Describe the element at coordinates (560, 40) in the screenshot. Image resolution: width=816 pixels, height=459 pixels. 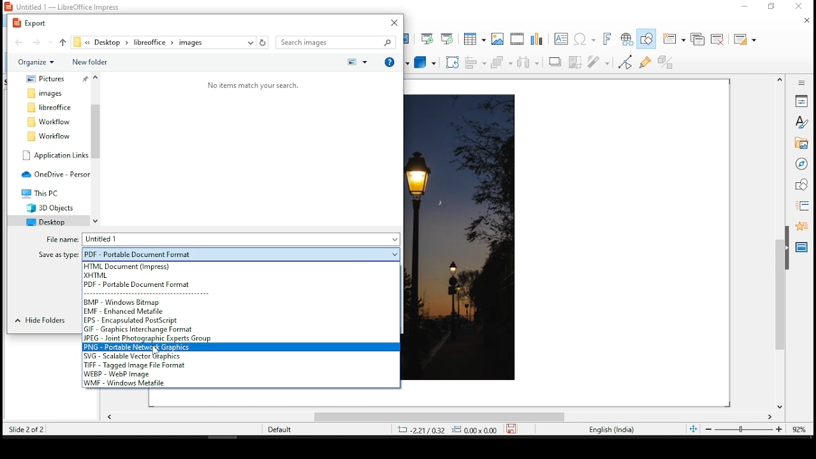
I see `text box` at that location.